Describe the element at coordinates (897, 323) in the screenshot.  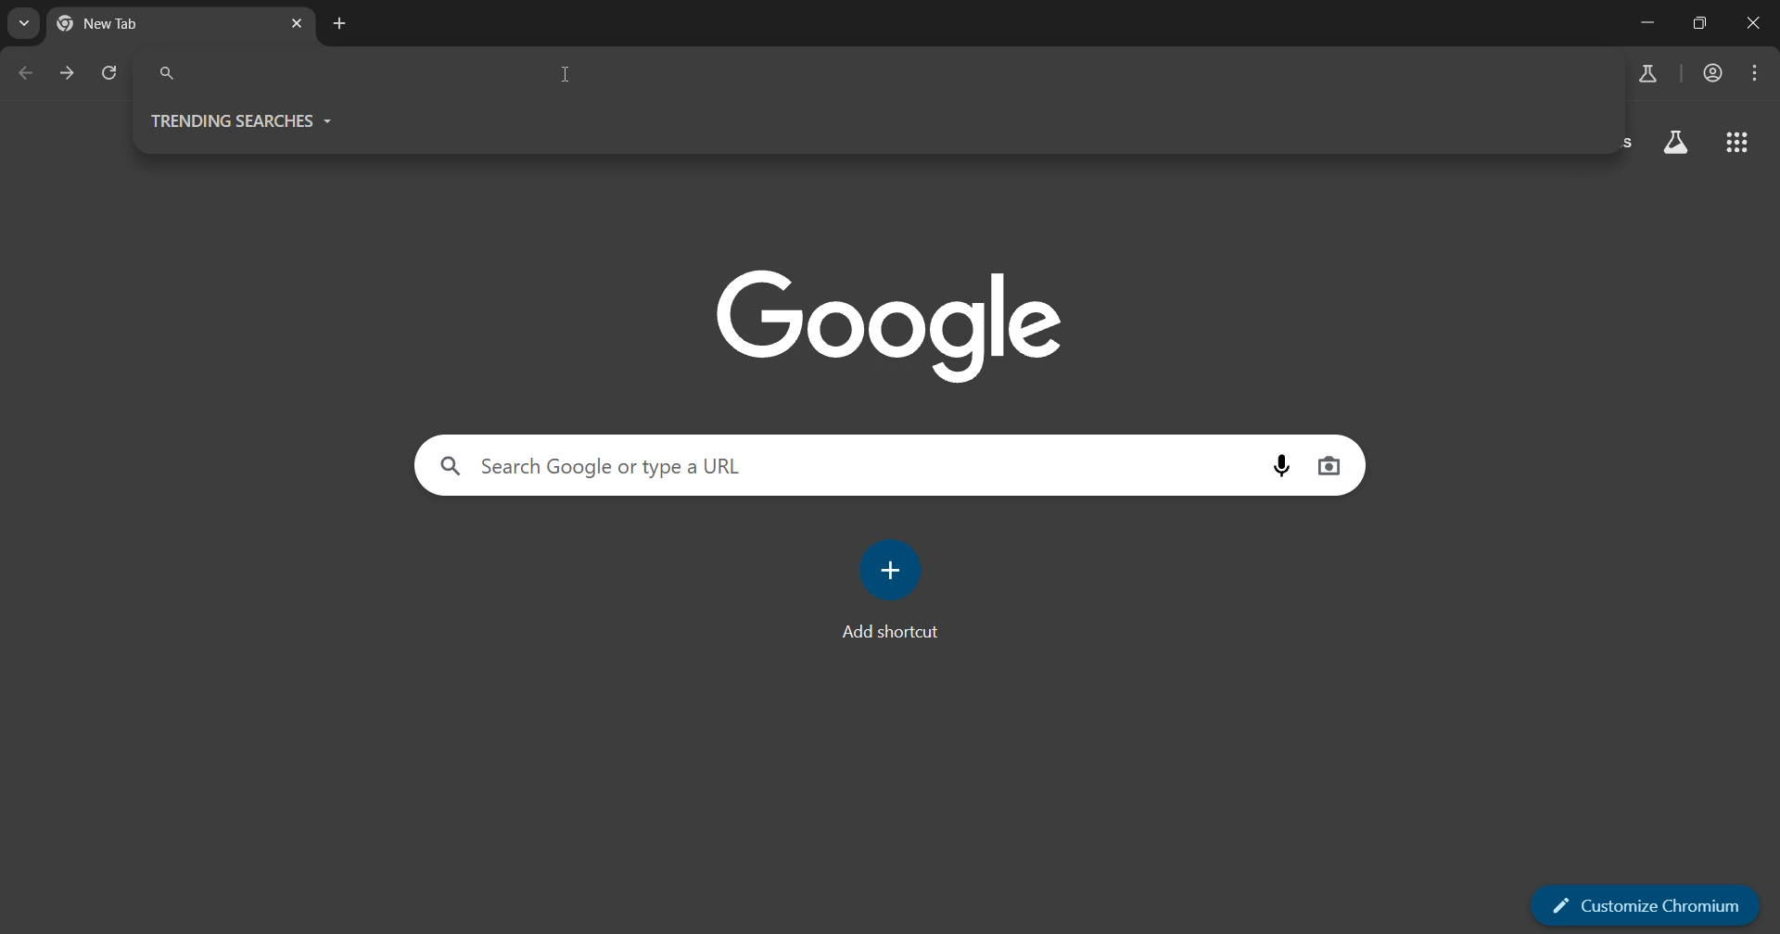
I see `Google` at that location.